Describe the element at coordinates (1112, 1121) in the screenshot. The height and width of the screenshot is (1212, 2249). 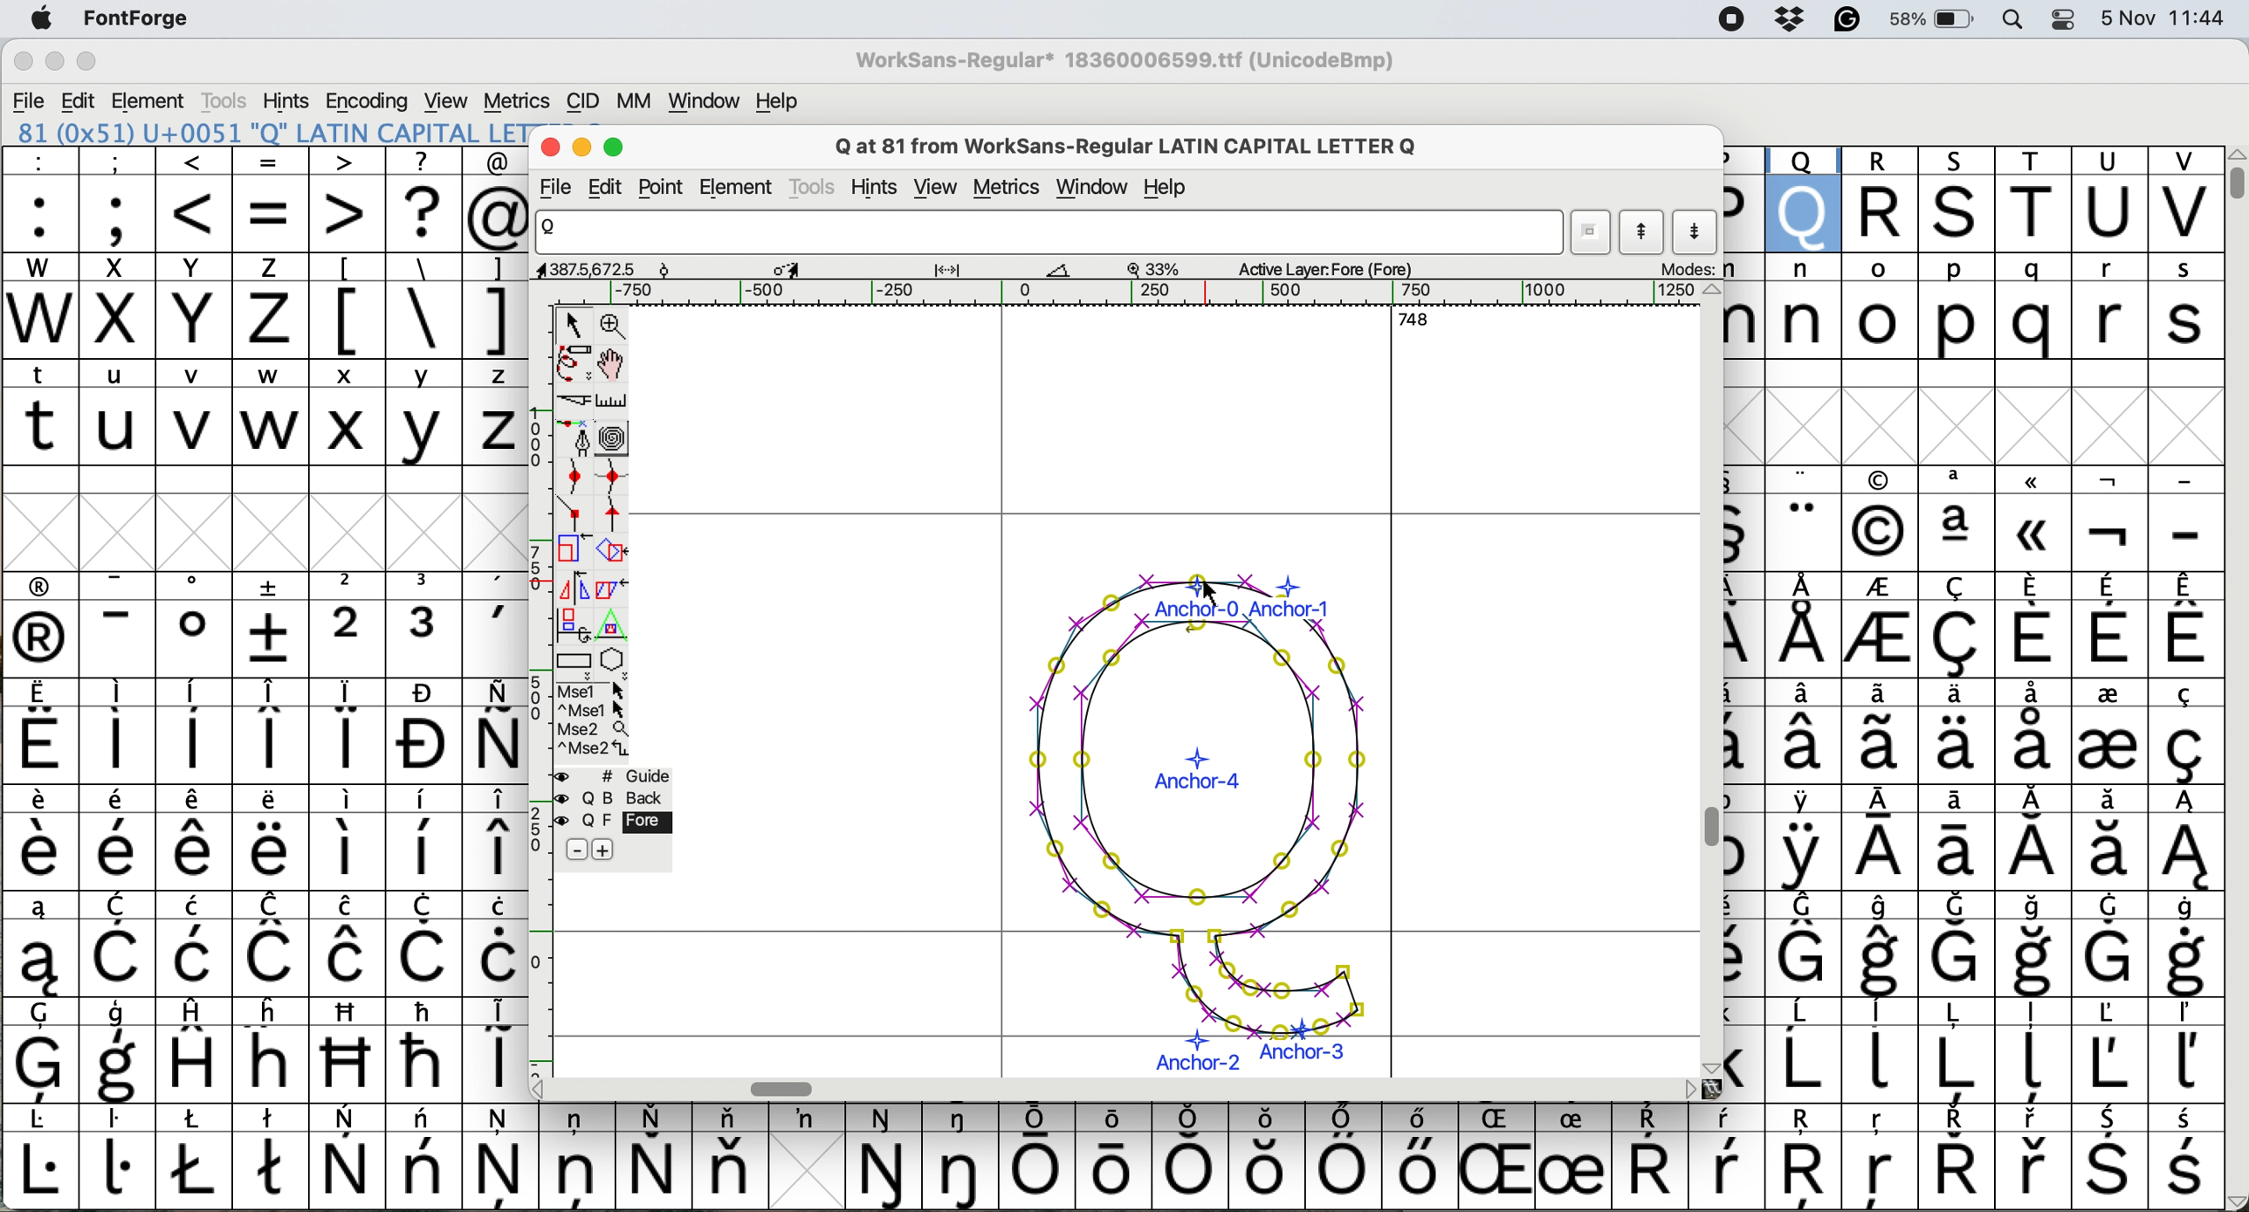
I see `text` at that location.